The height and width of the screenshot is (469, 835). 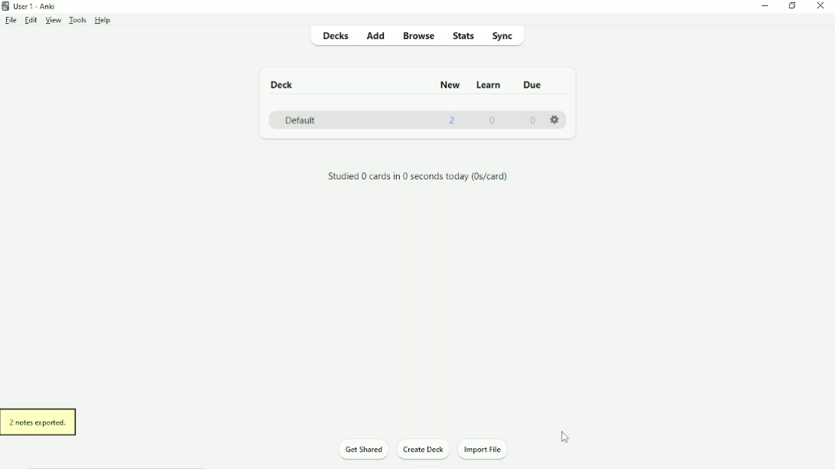 I want to click on 0, so click(x=492, y=121).